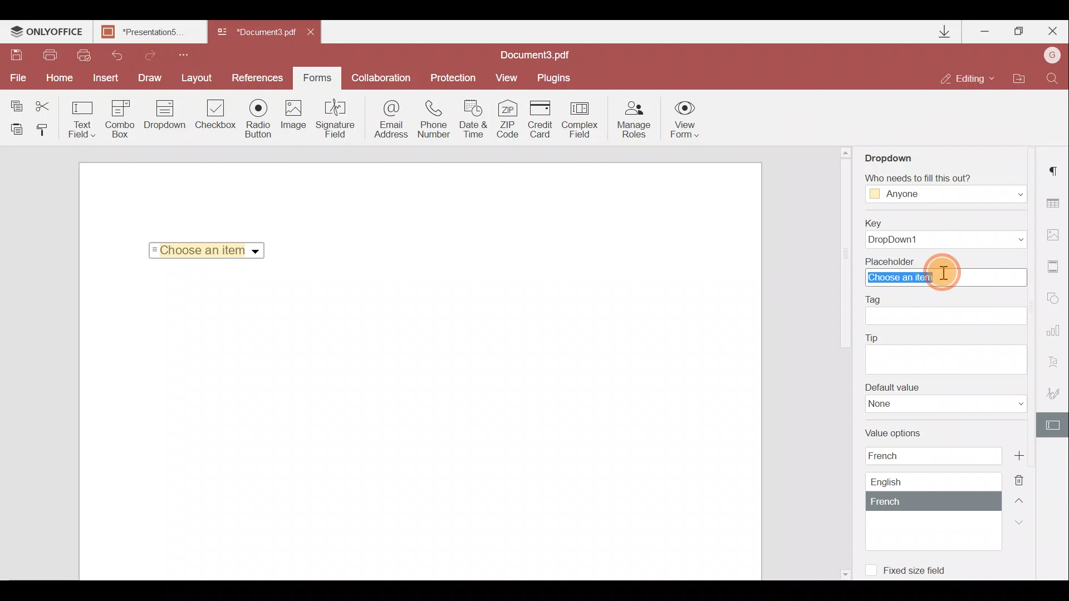  Describe the element at coordinates (82, 55) in the screenshot. I see `Quick print` at that location.